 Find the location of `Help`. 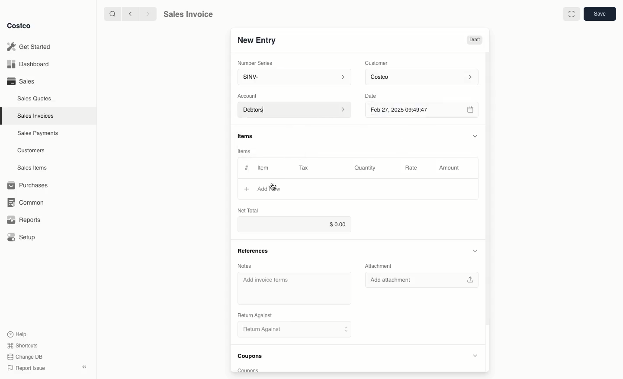

Help is located at coordinates (18, 334).